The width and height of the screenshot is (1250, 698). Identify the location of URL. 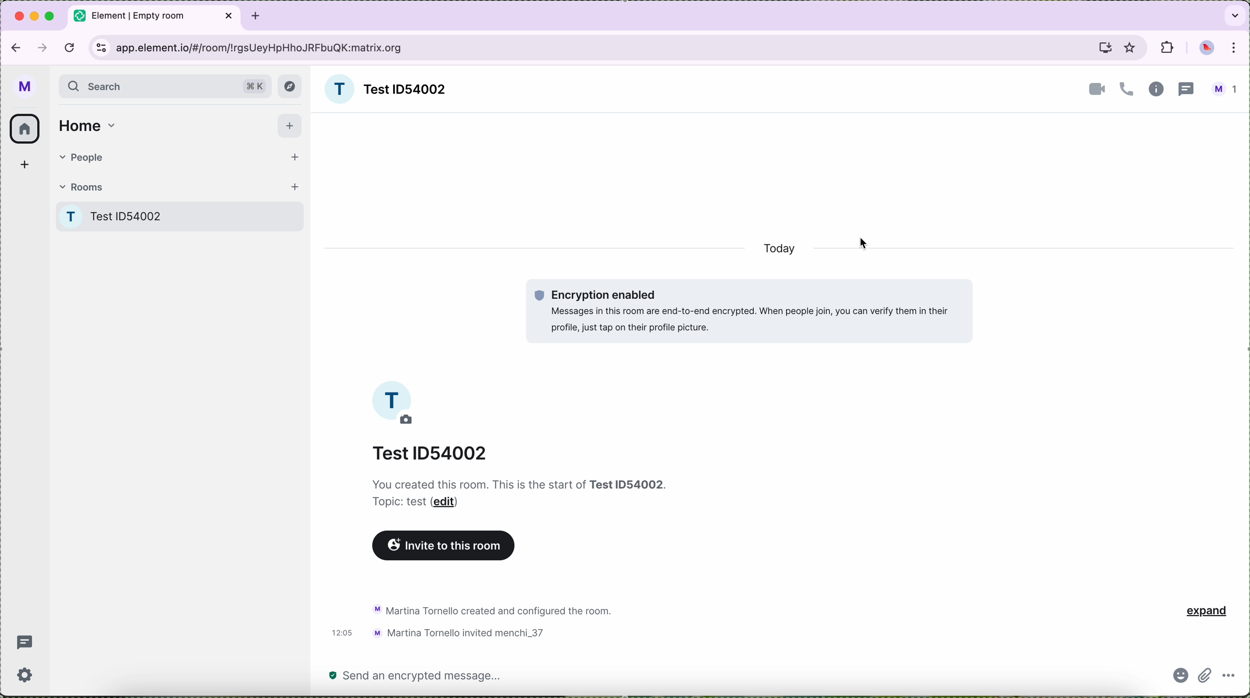
(261, 48).